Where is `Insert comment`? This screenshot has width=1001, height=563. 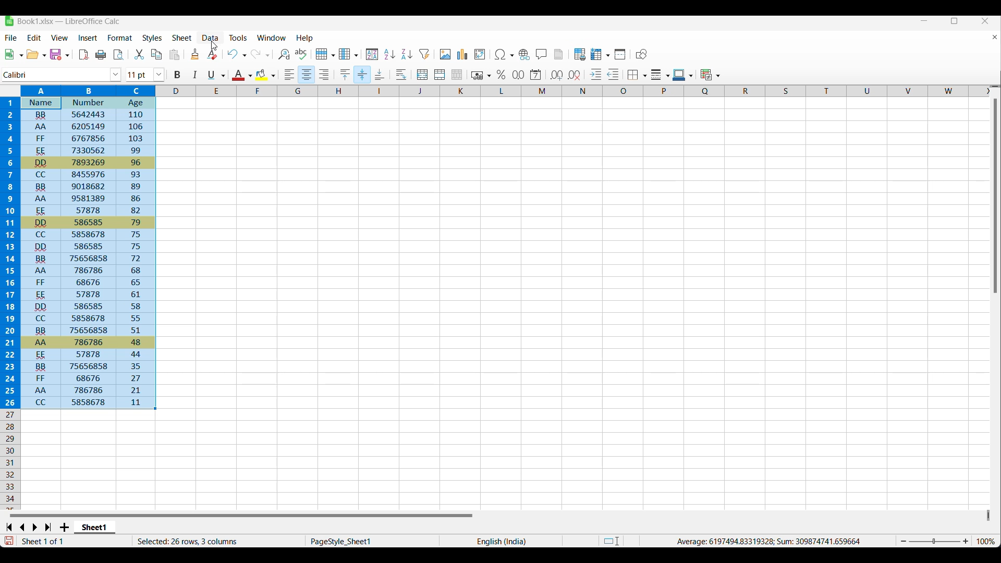 Insert comment is located at coordinates (542, 54).